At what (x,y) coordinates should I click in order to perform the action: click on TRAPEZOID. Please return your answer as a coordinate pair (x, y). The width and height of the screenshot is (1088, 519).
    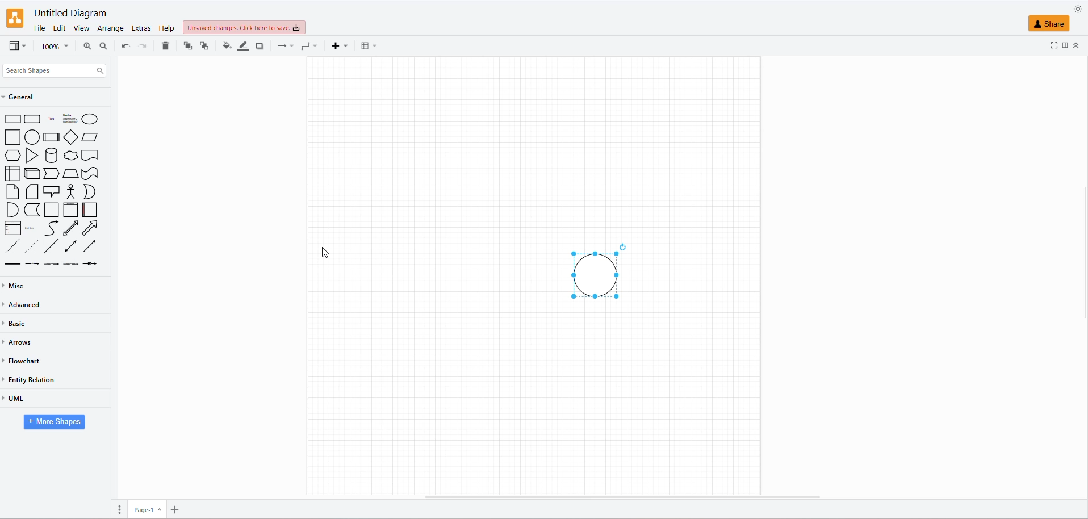
    Looking at the image, I should click on (72, 174).